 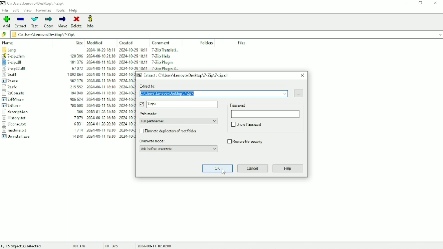 What do you see at coordinates (63, 22) in the screenshot?
I see `Move` at bounding box center [63, 22].